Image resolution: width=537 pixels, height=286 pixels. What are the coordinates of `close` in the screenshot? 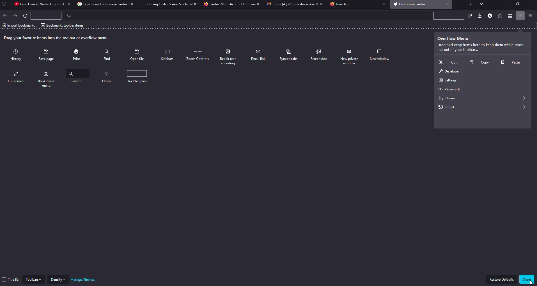 It's located at (320, 4).